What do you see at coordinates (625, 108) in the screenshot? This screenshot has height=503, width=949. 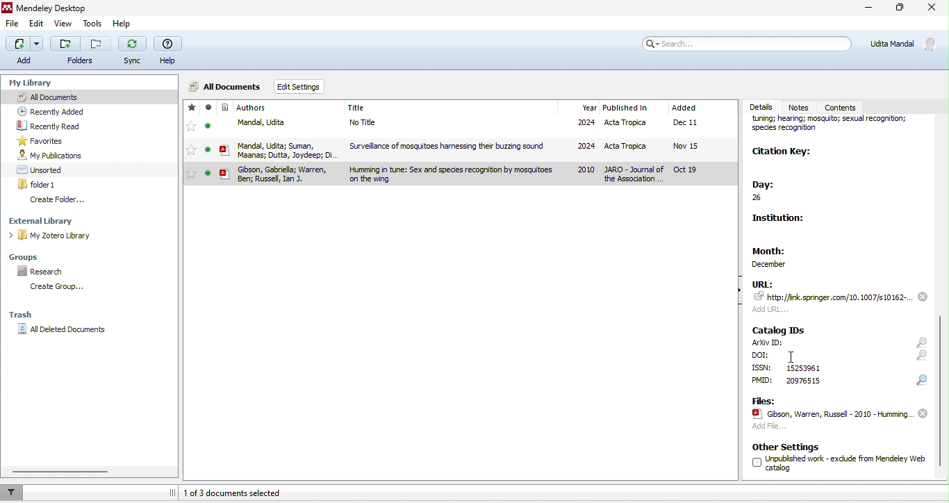 I see `published in` at bounding box center [625, 108].